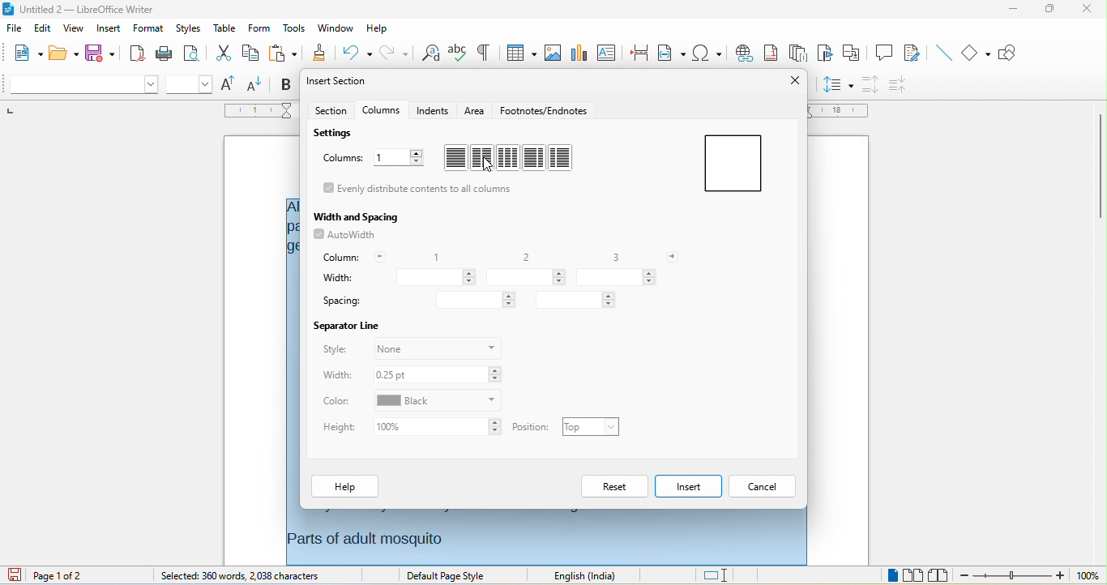 The width and height of the screenshot is (1107, 585). I want to click on insert, so click(109, 28).